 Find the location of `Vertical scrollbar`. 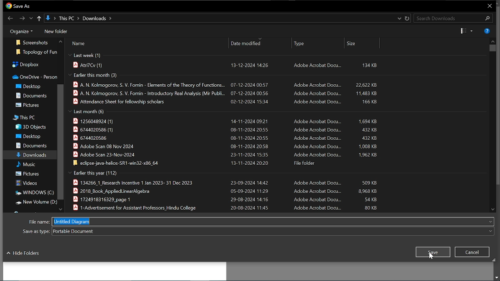

Vertical scrollbar is located at coordinates (61, 140).